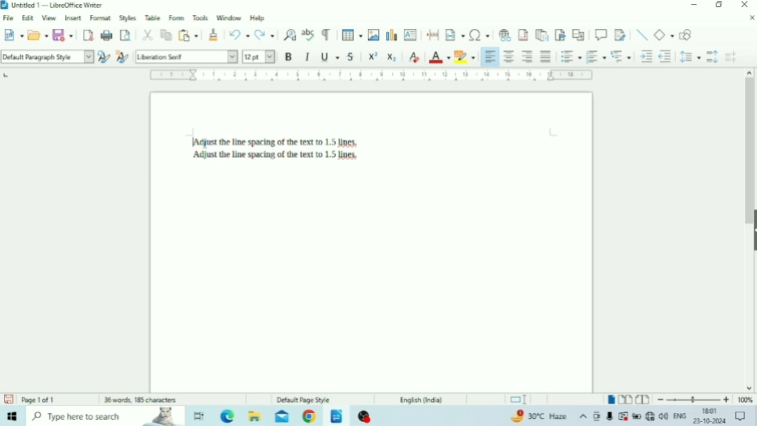 This screenshot has height=426, width=757. What do you see at coordinates (12, 416) in the screenshot?
I see `Windows` at bounding box center [12, 416].